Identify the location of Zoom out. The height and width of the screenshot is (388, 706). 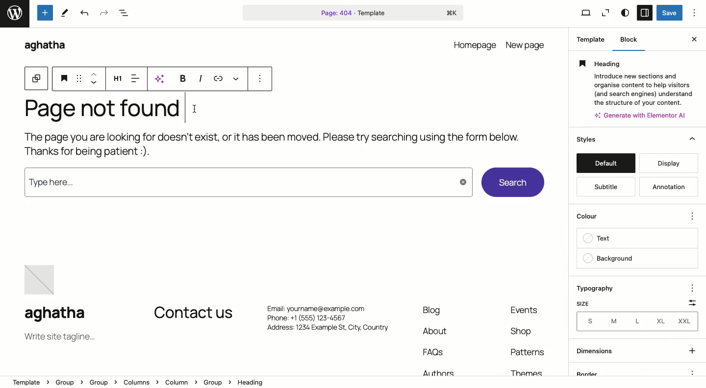
(606, 12).